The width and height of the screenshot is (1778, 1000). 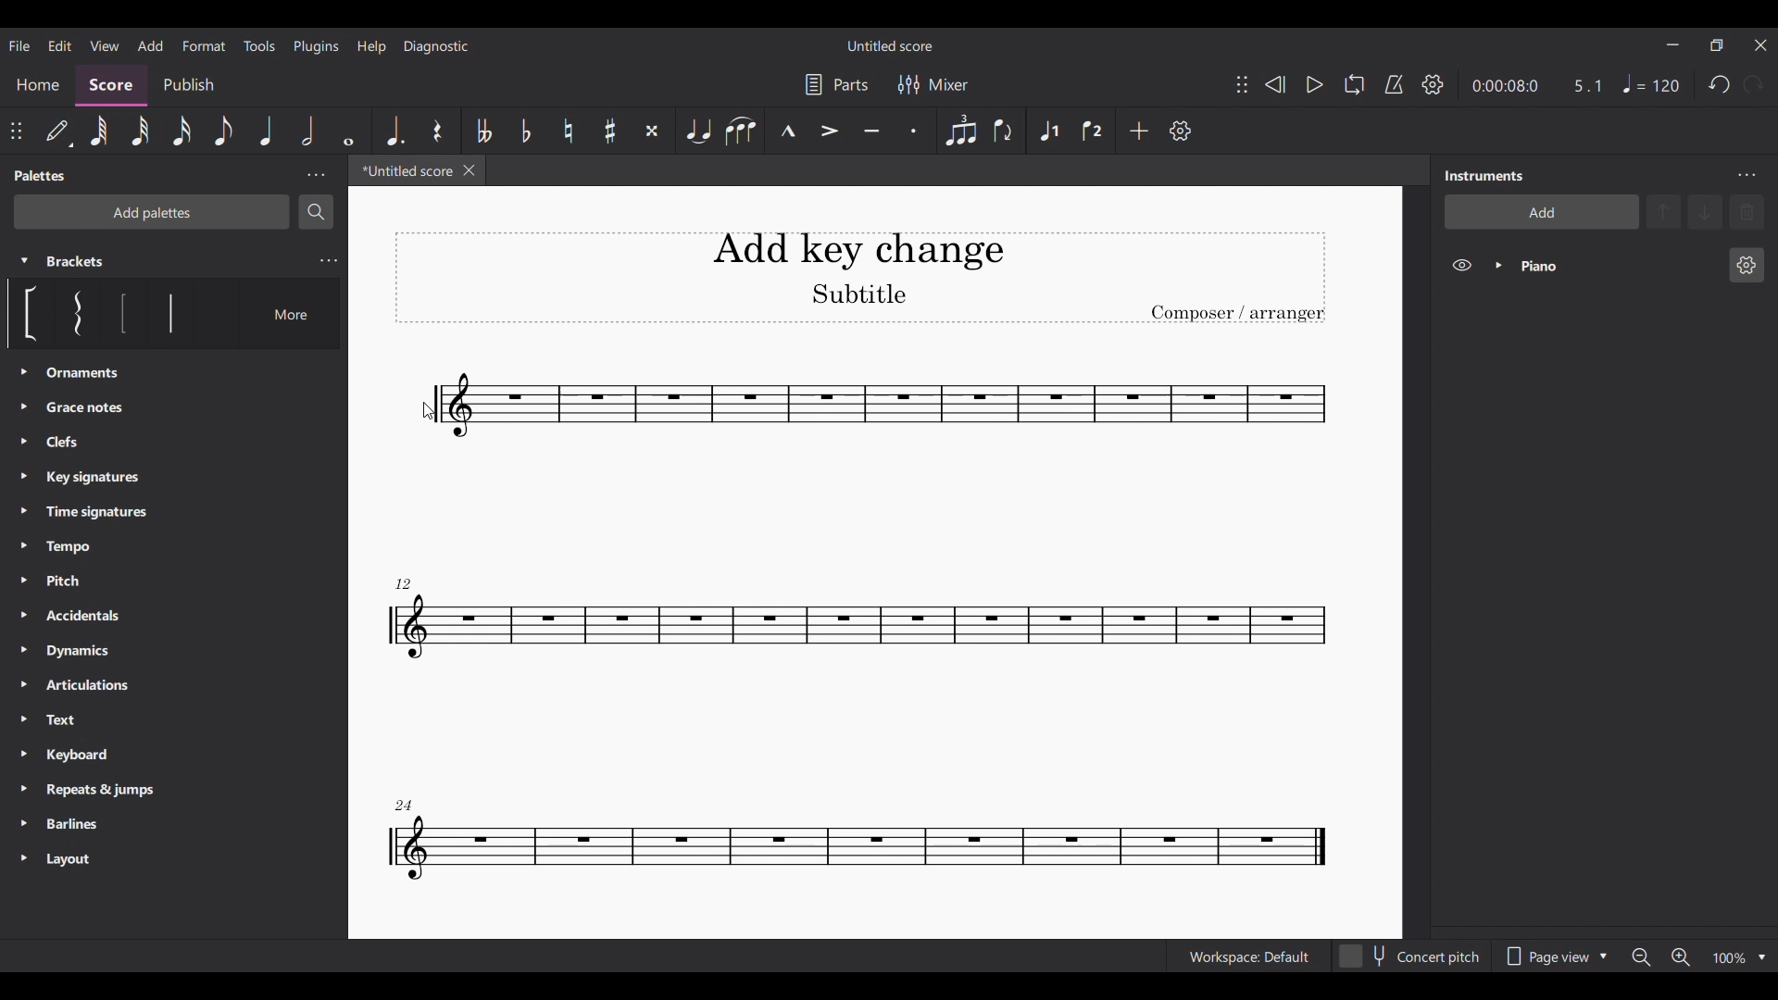 I want to click on Publish section, so click(x=188, y=85).